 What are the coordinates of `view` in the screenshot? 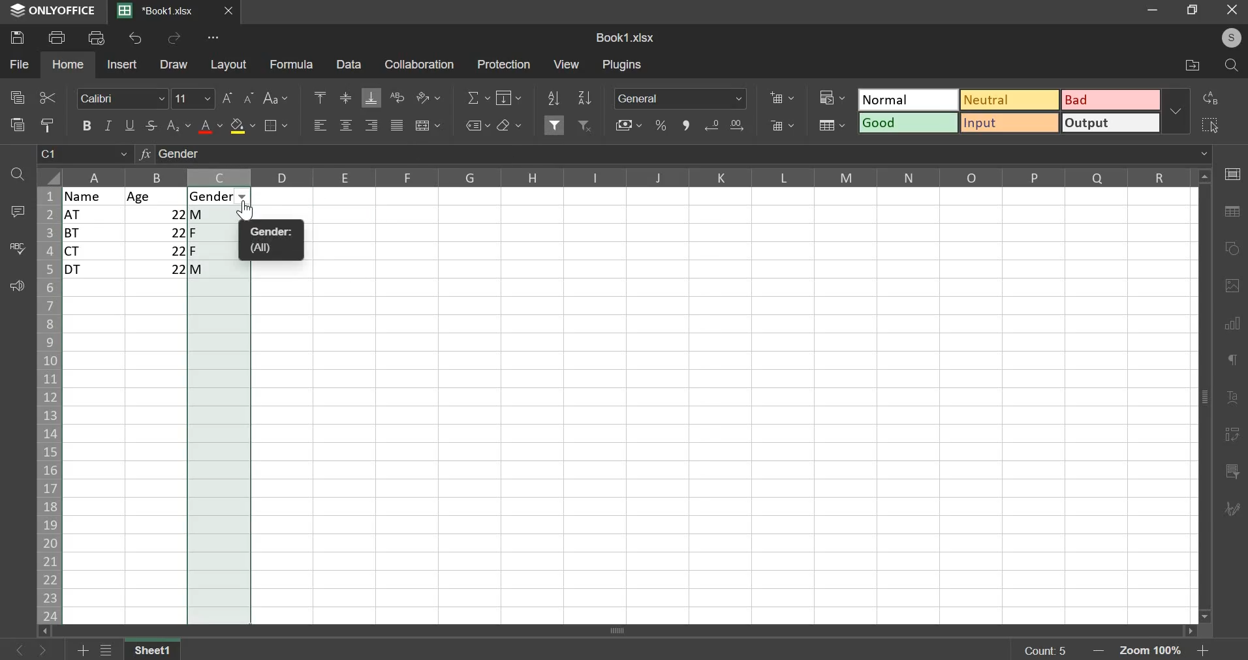 It's located at (567, 63).